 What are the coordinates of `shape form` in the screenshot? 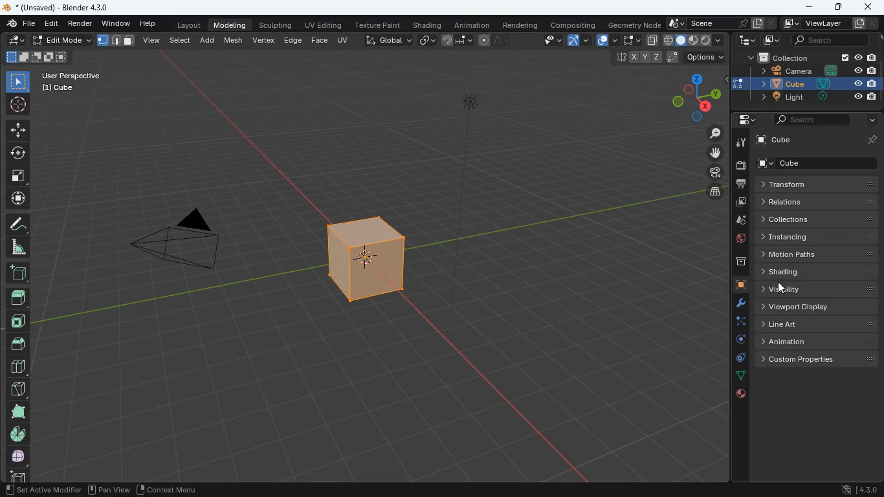 It's located at (36, 58).